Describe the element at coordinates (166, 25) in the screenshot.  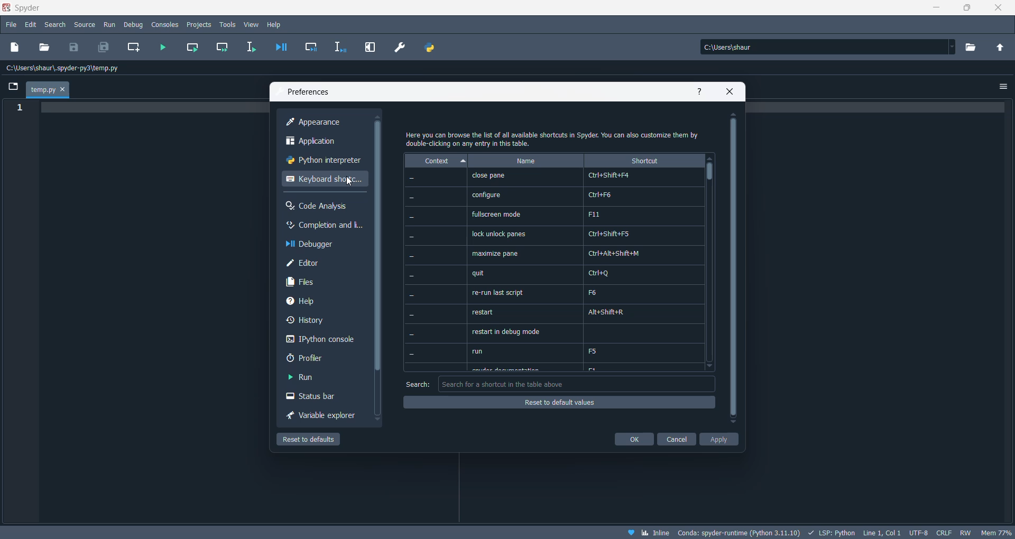
I see `consoles` at that location.